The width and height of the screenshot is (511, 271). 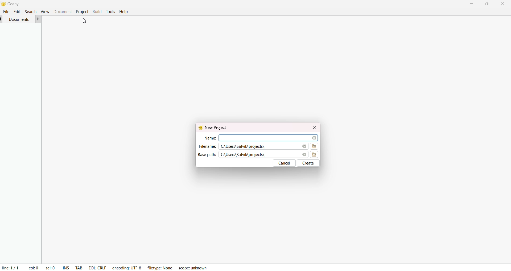 What do you see at coordinates (98, 267) in the screenshot?
I see `EOL: CRLF` at bounding box center [98, 267].